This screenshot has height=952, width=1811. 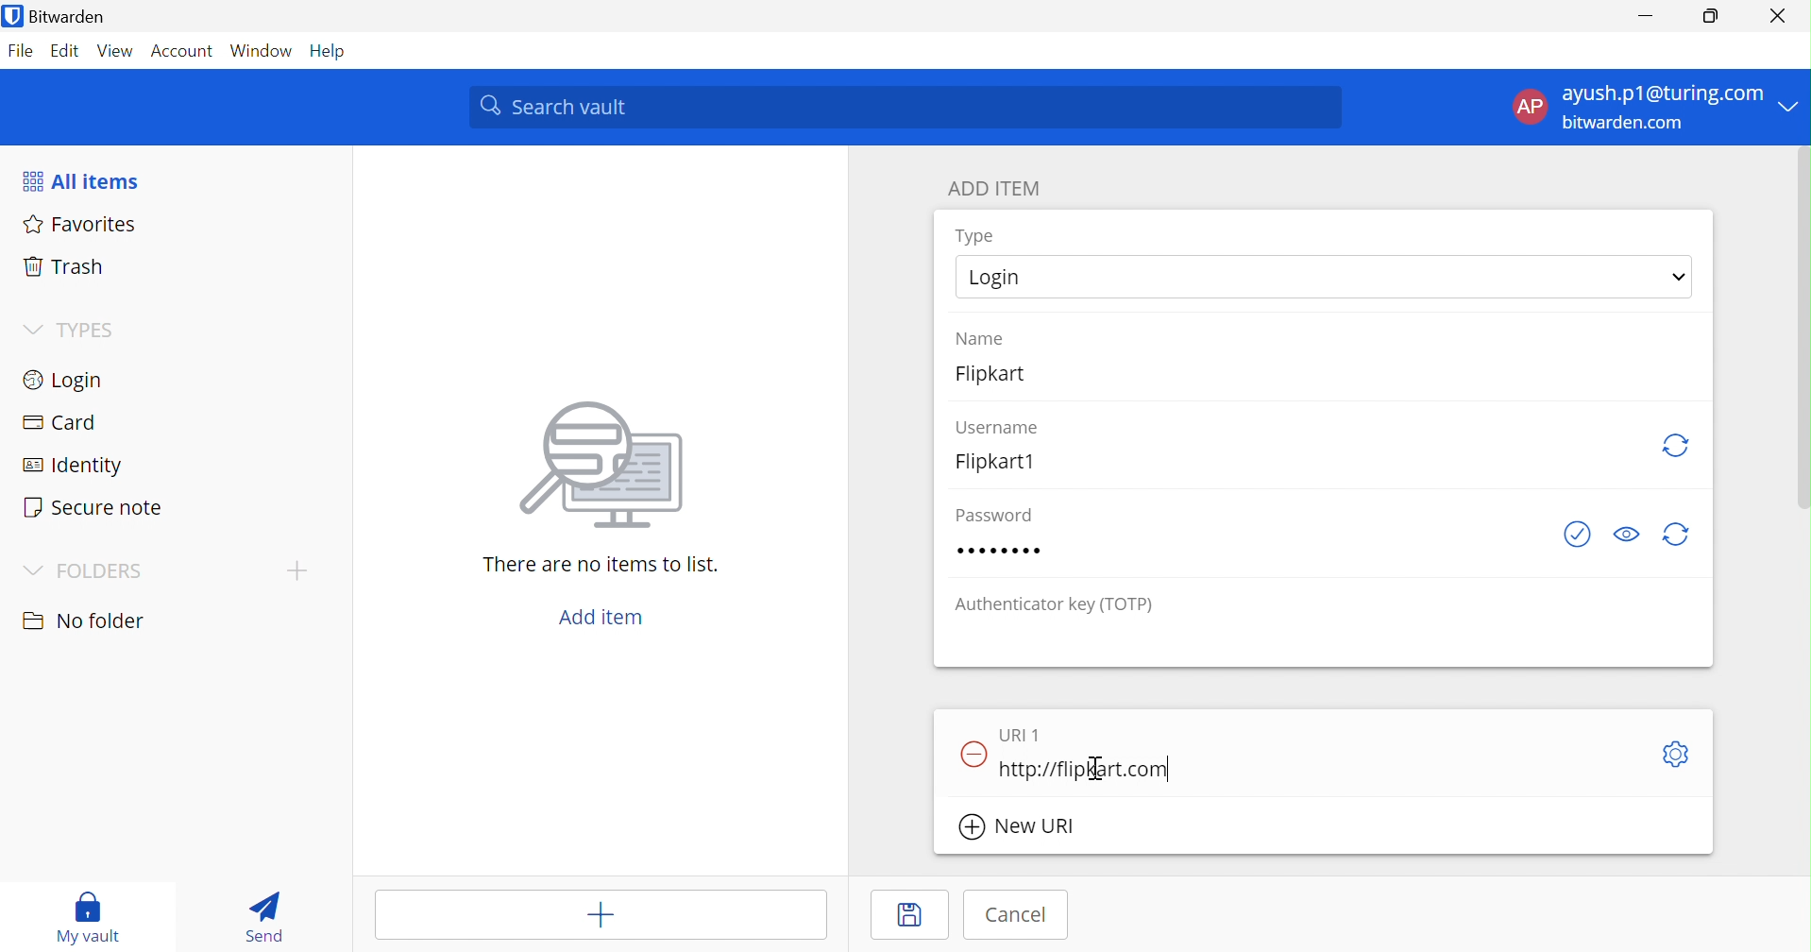 What do you see at coordinates (906, 918) in the screenshot?
I see `Save` at bounding box center [906, 918].